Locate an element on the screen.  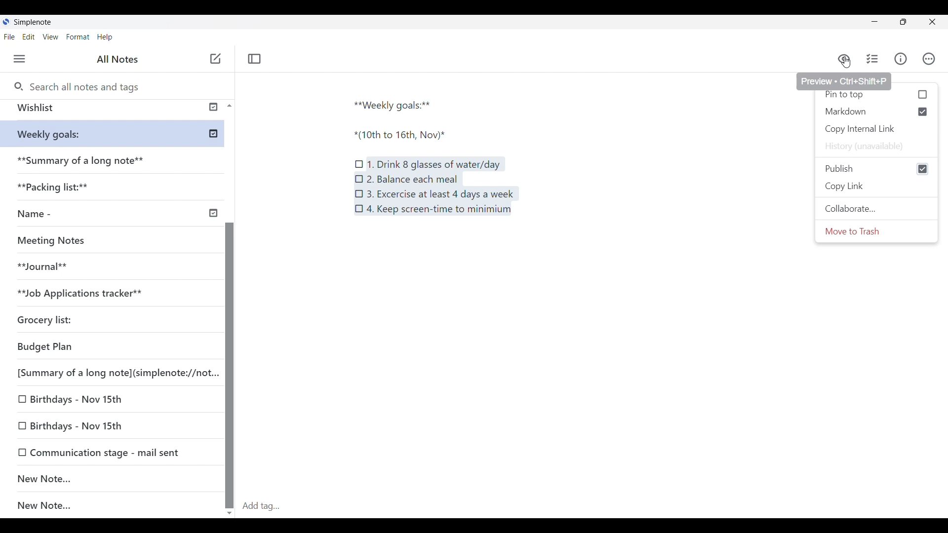
restore is located at coordinates (911, 23).